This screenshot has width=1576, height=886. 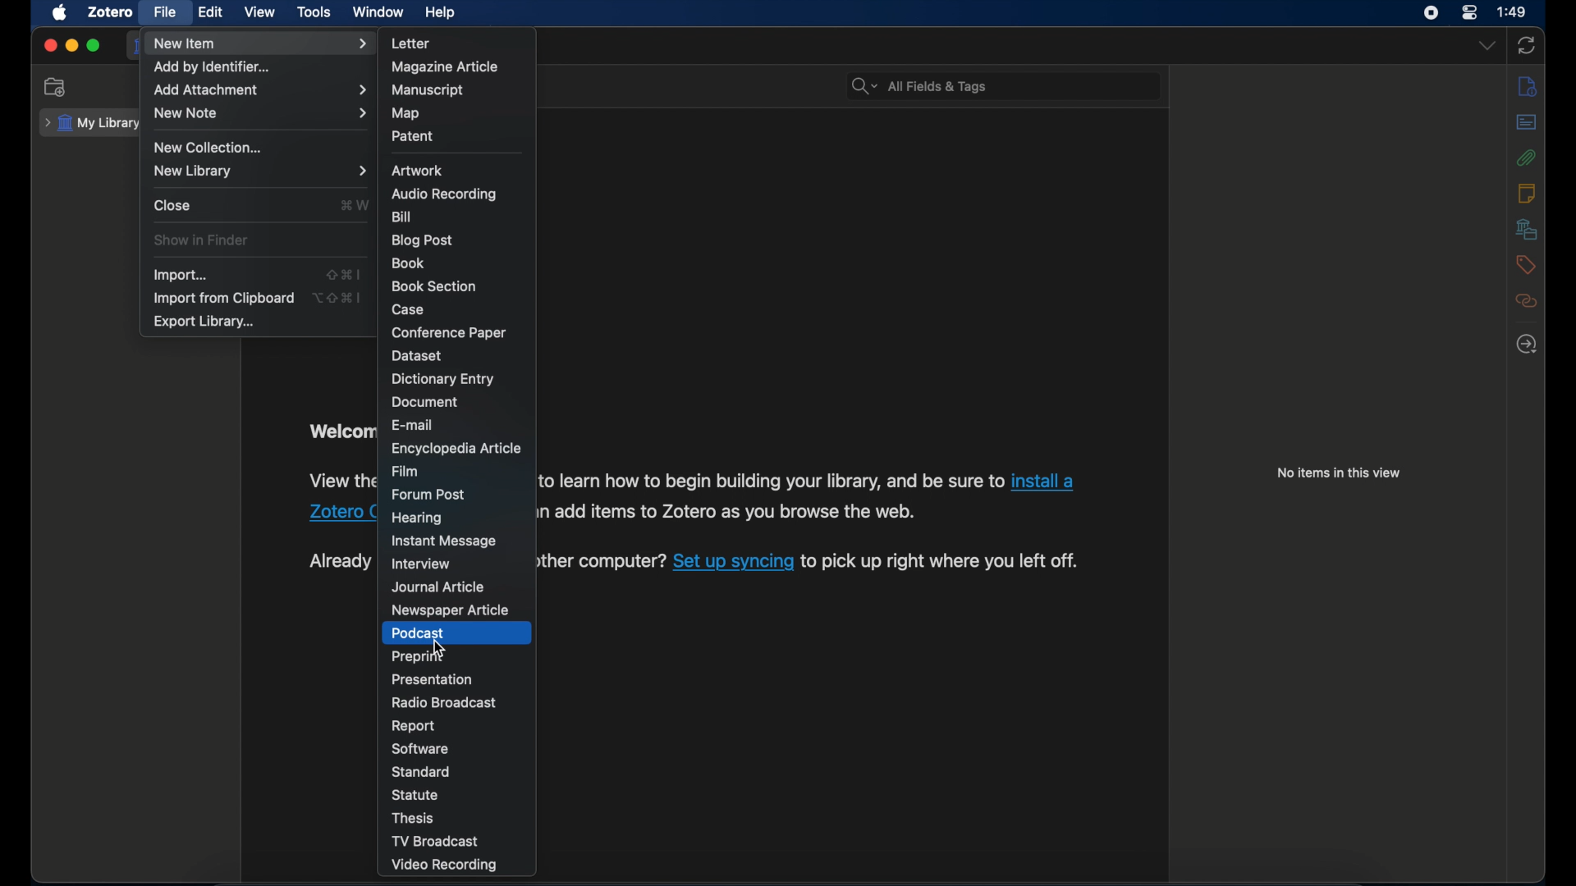 I want to click on show in finder, so click(x=204, y=240).